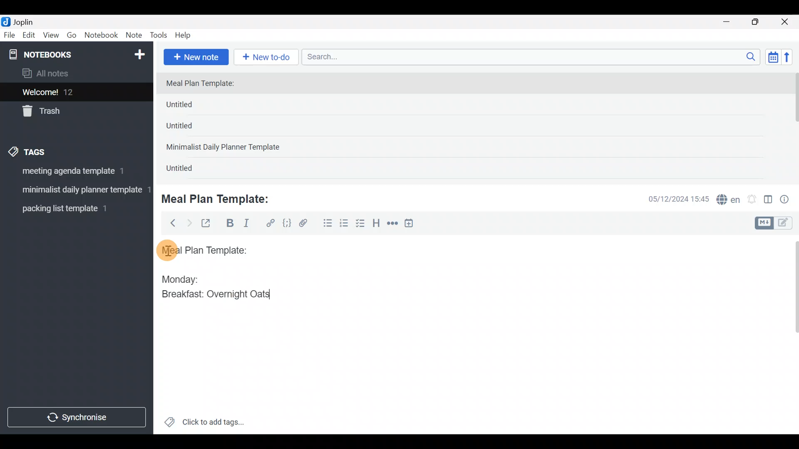 The image size is (799, 449). What do you see at coordinates (413, 224) in the screenshot?
I see `Insert time` at bounding box center [413, 224].